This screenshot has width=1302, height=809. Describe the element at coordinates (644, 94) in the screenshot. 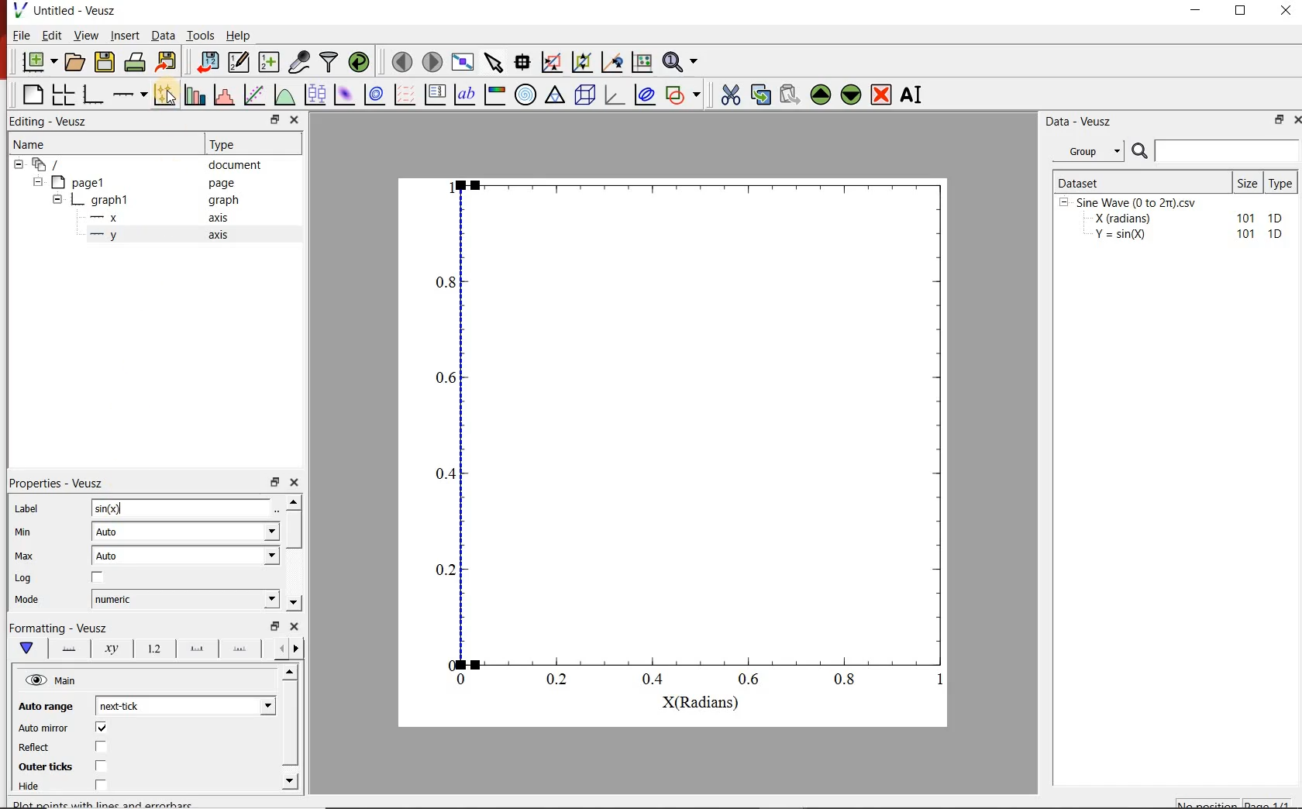

I see `plot covariance ellipses` at that location.